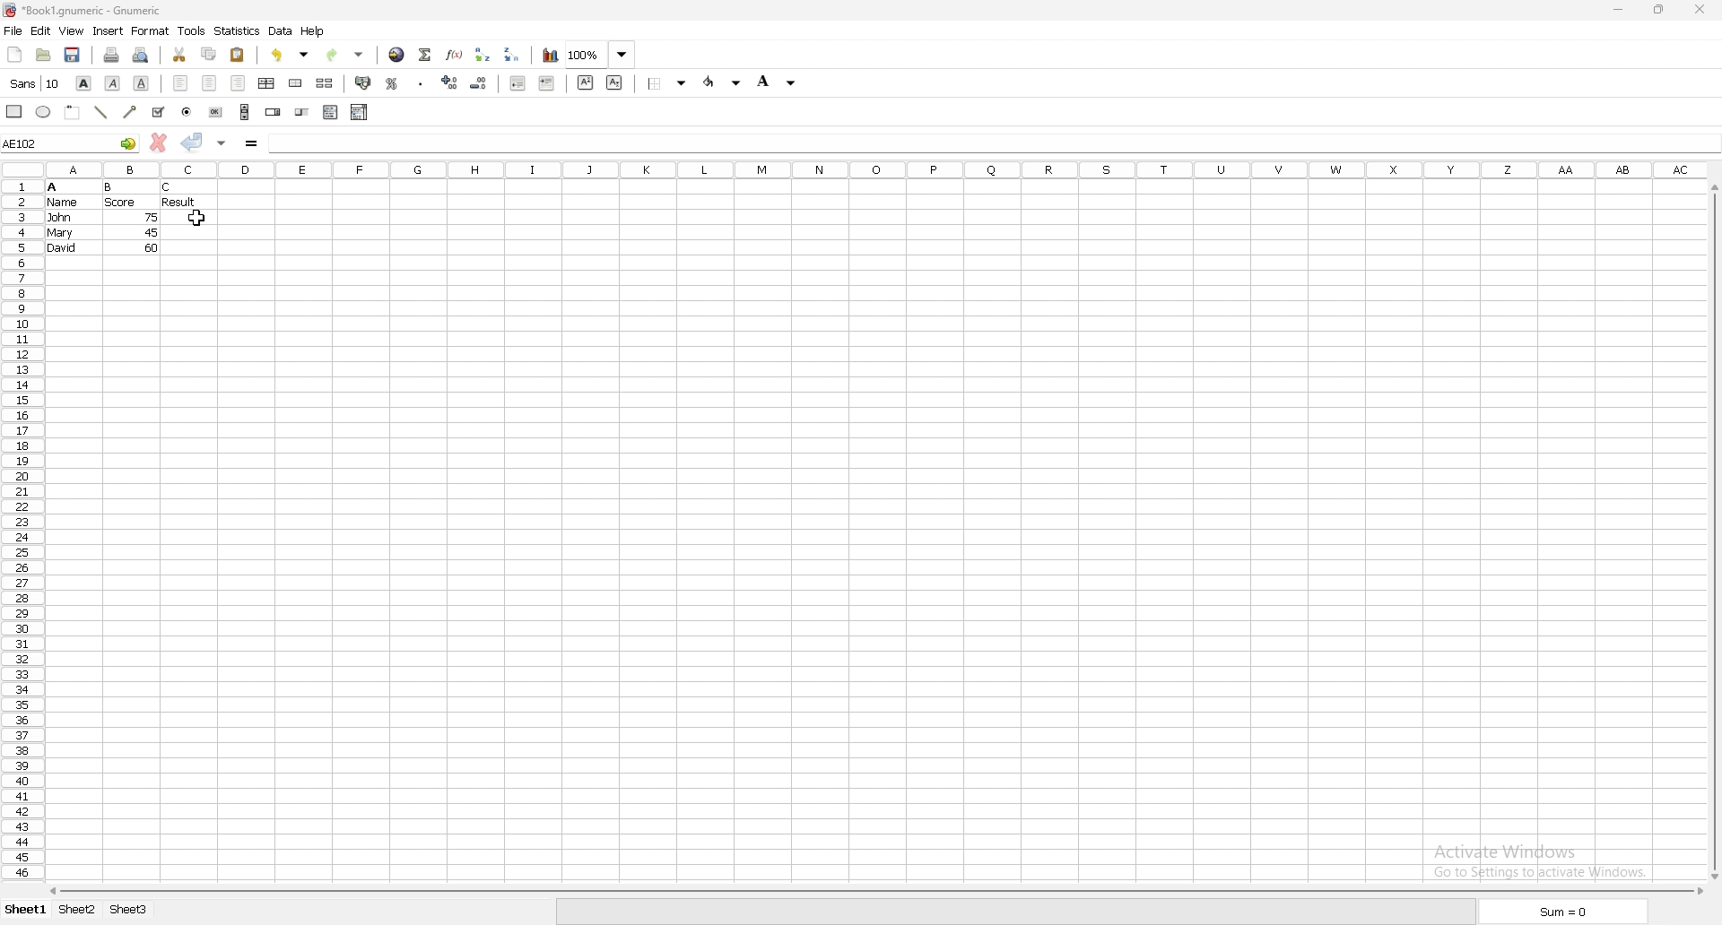 The height and width of the screenshot is (925, 1722). I want to click on checkbox, so click(158, 112).